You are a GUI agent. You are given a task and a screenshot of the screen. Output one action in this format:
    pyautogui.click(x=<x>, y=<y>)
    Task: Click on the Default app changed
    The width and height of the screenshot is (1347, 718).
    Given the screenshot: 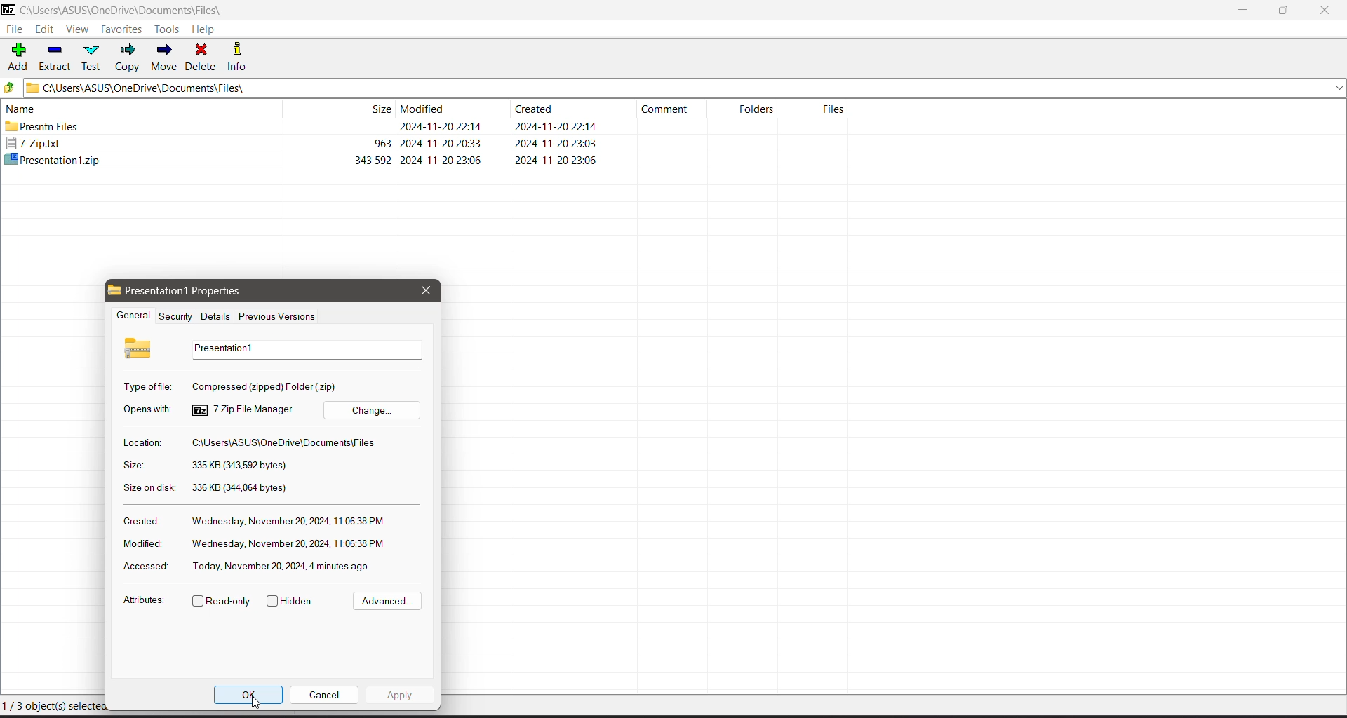 What is the action you would take?
    pyautogui.click(x=243, y=409)
    